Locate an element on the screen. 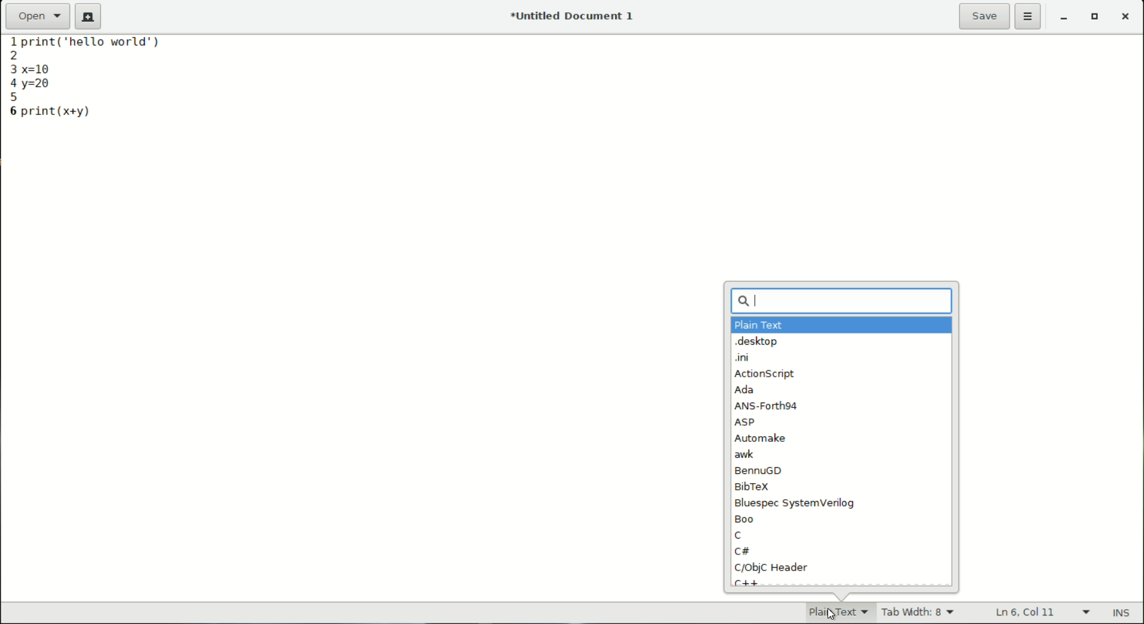 The image size is (1144, 624). tab width is located at coordinates (918, 614).